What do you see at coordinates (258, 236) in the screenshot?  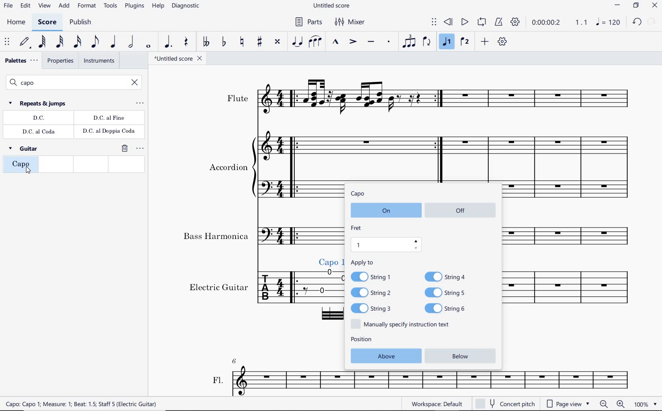 I see `Instrument: Bass Harmonica` at bounding box center [258, 236].